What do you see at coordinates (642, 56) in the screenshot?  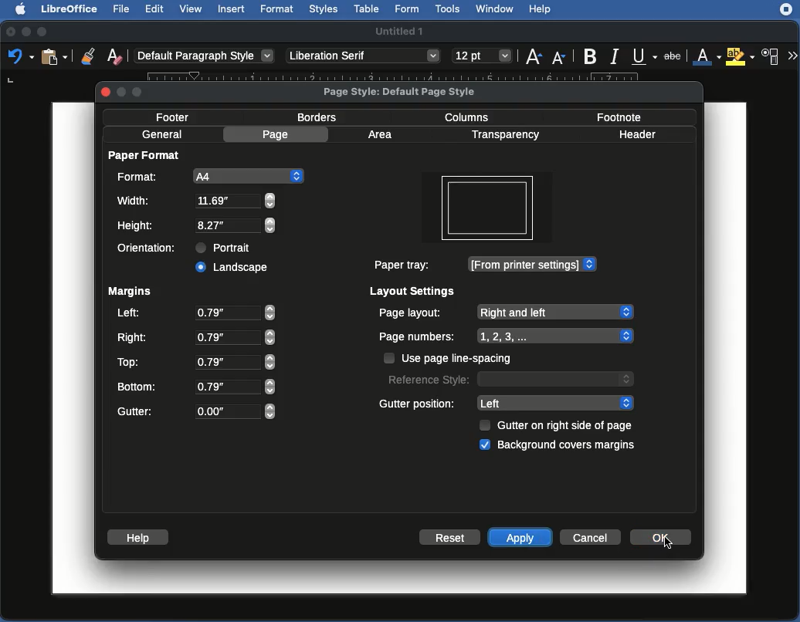 I see `Underline` at bounding box center [642, 56].